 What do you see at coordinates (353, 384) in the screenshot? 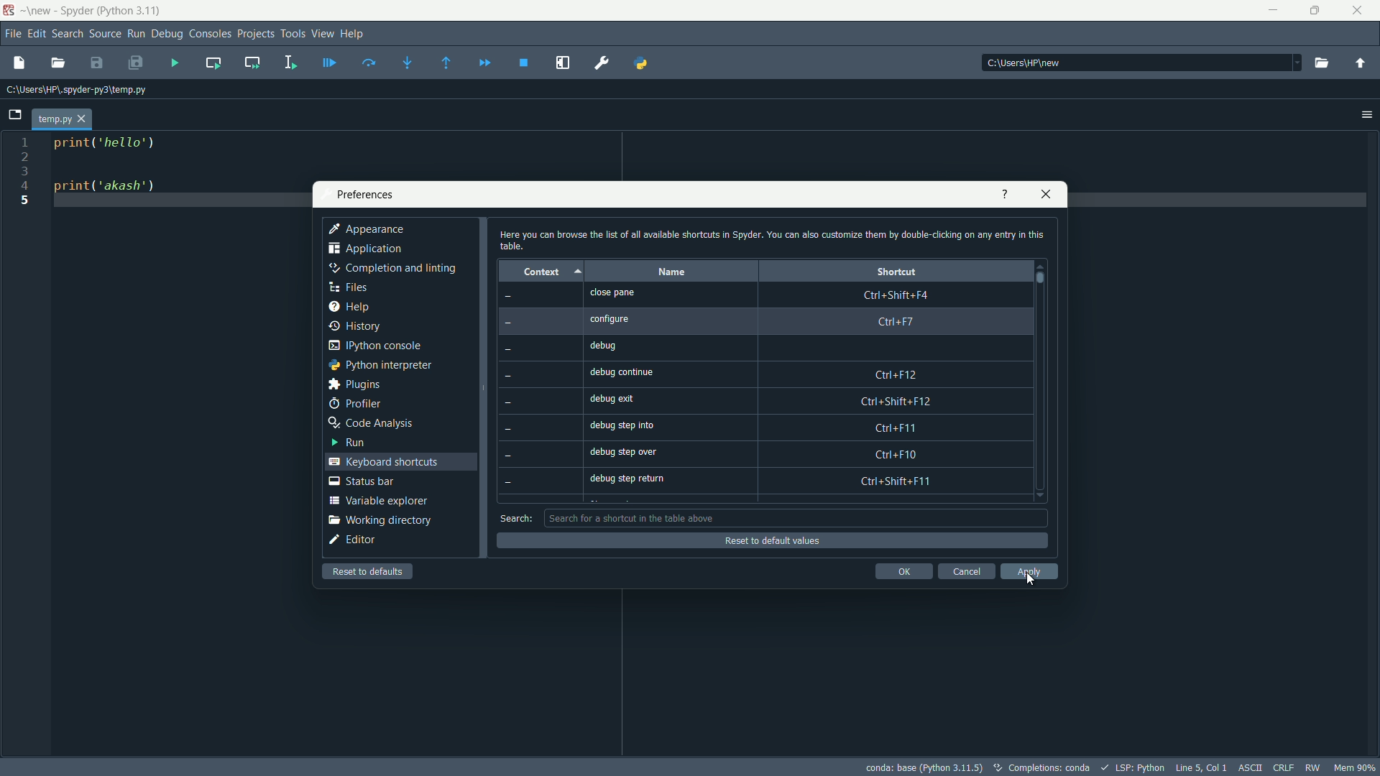
I see `plugins` at bounding box center [353, 384].